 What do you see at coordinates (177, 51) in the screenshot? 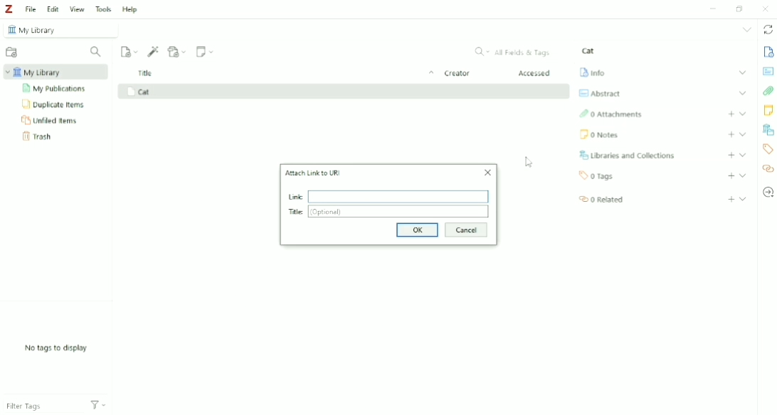
I see `Add Attachment` at bounding box center [177, 51].